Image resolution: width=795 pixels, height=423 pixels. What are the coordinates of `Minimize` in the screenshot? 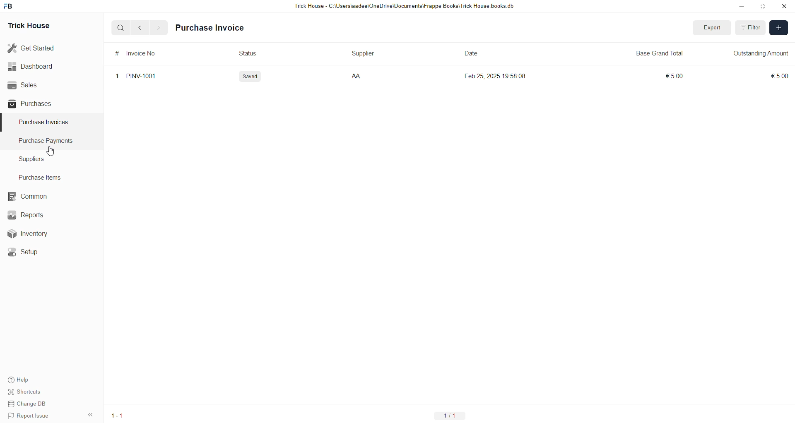 It's located at (742, 7).